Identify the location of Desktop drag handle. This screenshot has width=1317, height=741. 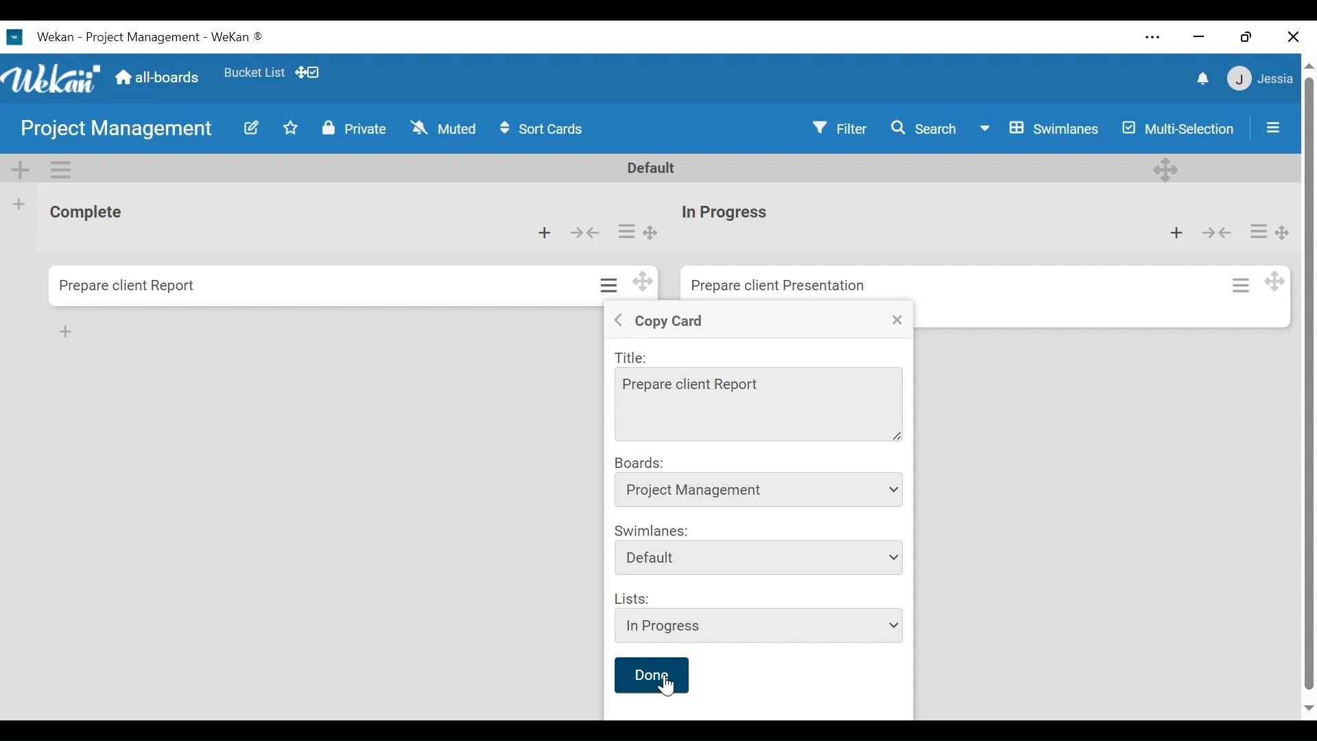
(1283, 233).